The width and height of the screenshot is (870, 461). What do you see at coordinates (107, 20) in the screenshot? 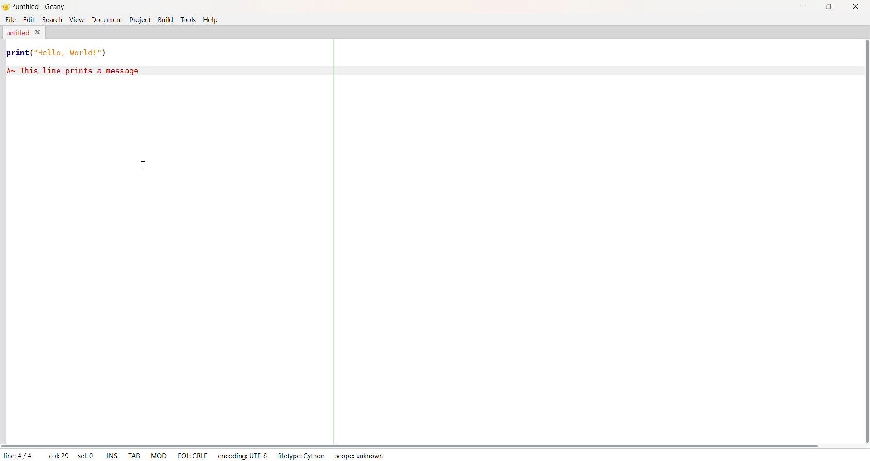
I see `Document` at bounding box center [107, 20].